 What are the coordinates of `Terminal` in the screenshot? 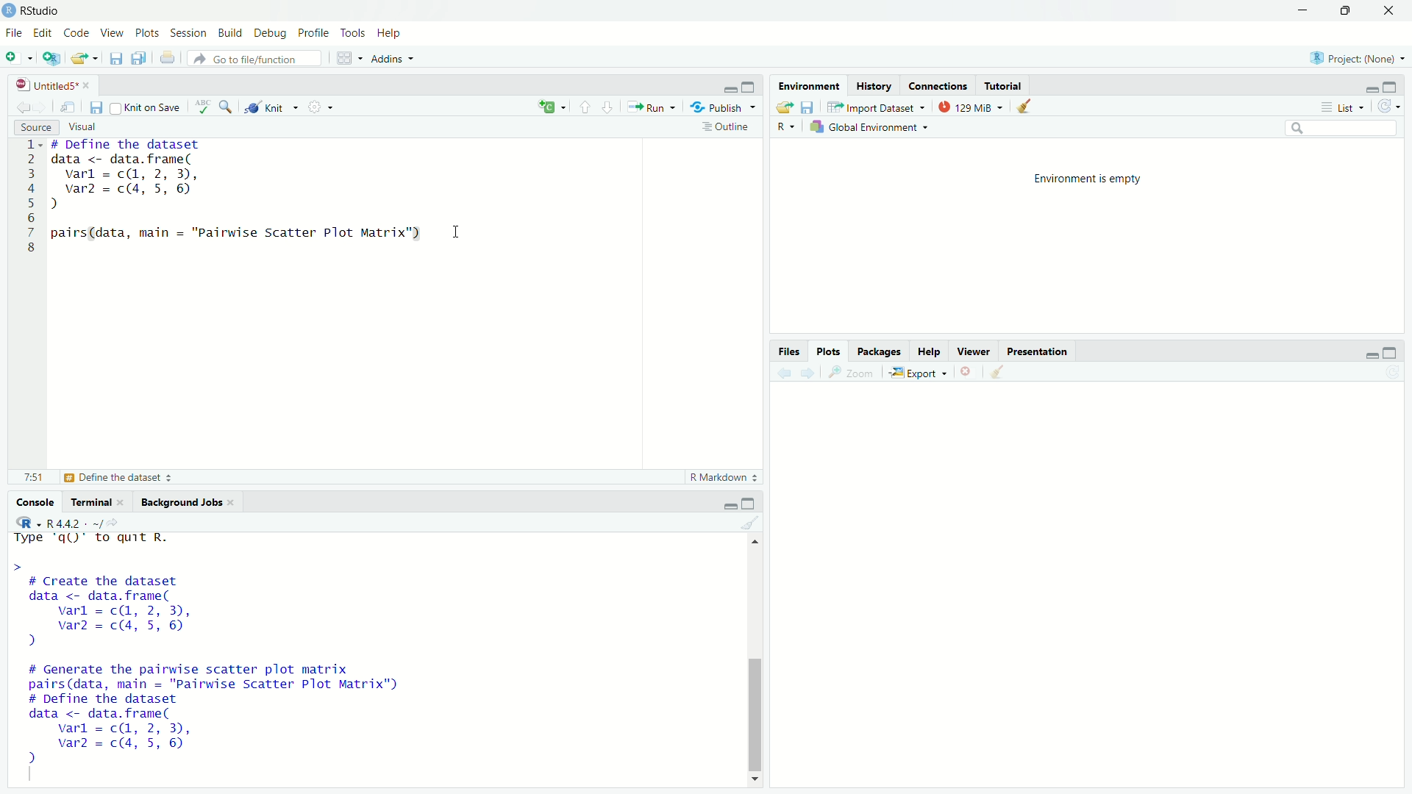 It's located at (96, 500).